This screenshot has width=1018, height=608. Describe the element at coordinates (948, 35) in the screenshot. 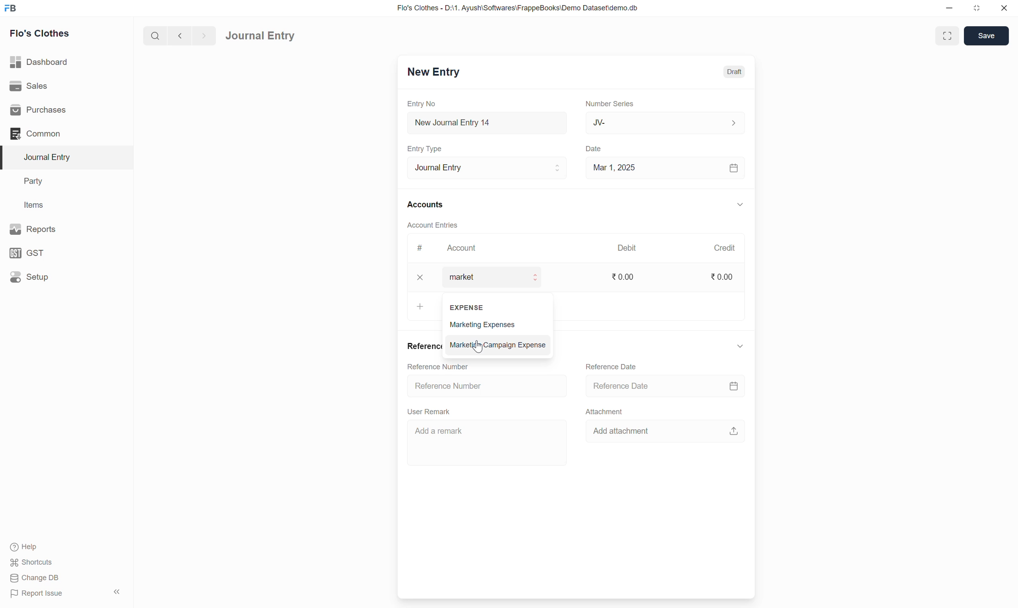

I see `enlarge` at that location.